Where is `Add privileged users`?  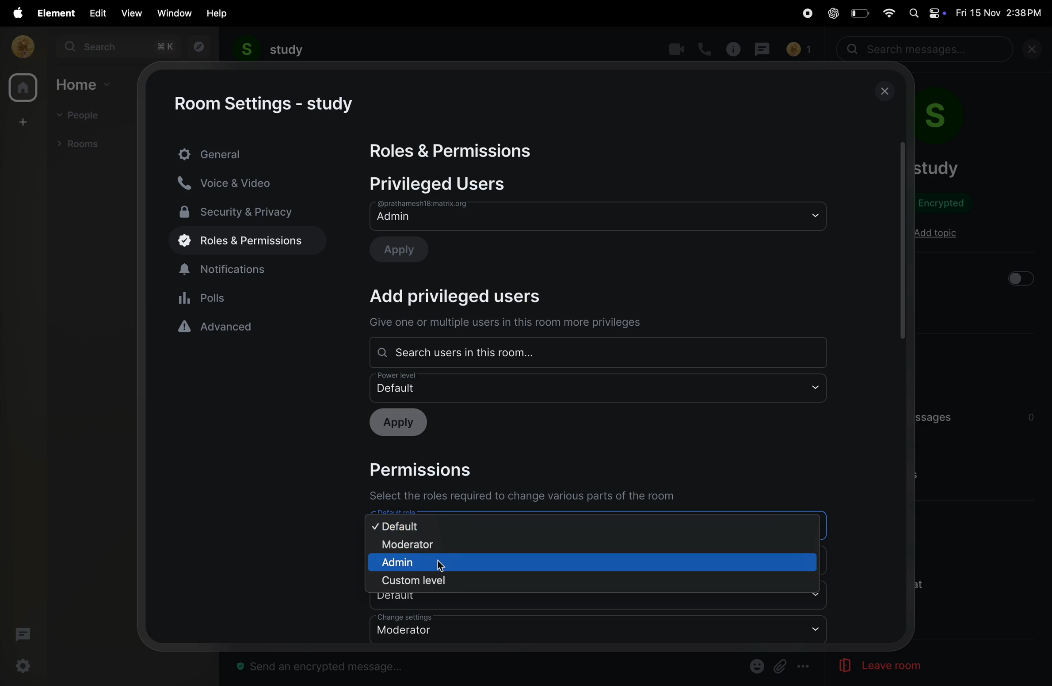
Add privileged users is located at coordinates (467, 297).